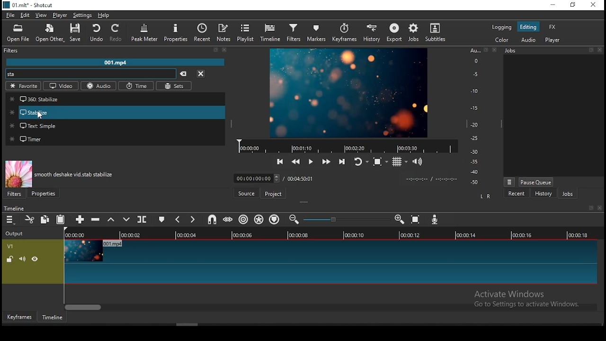 Image resolution: width=606 pixels, height=341 pixels. I want to click on close menu, so click(223, 50).